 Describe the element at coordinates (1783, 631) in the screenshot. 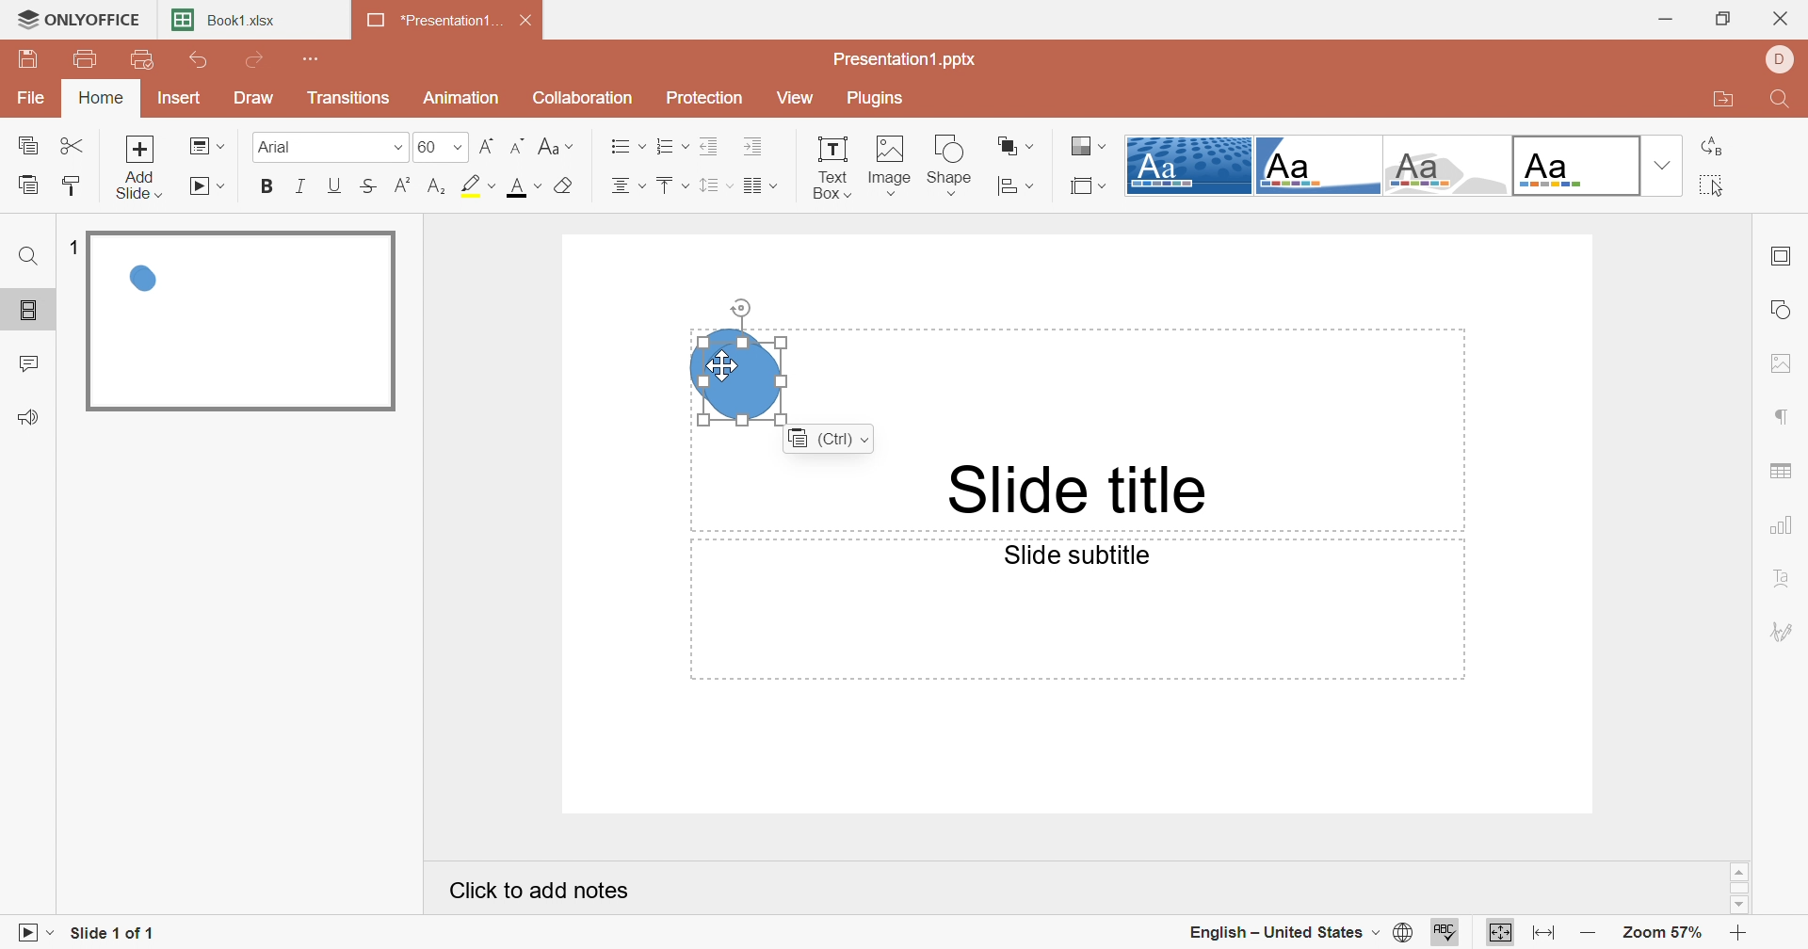

I see `Signature settings` at that location.